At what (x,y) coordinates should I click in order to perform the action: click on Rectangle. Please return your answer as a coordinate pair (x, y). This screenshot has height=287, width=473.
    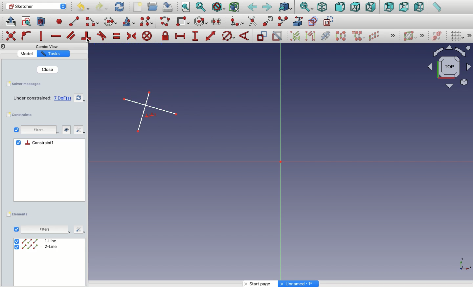
    Looking at the image, I should click on (184, 22).